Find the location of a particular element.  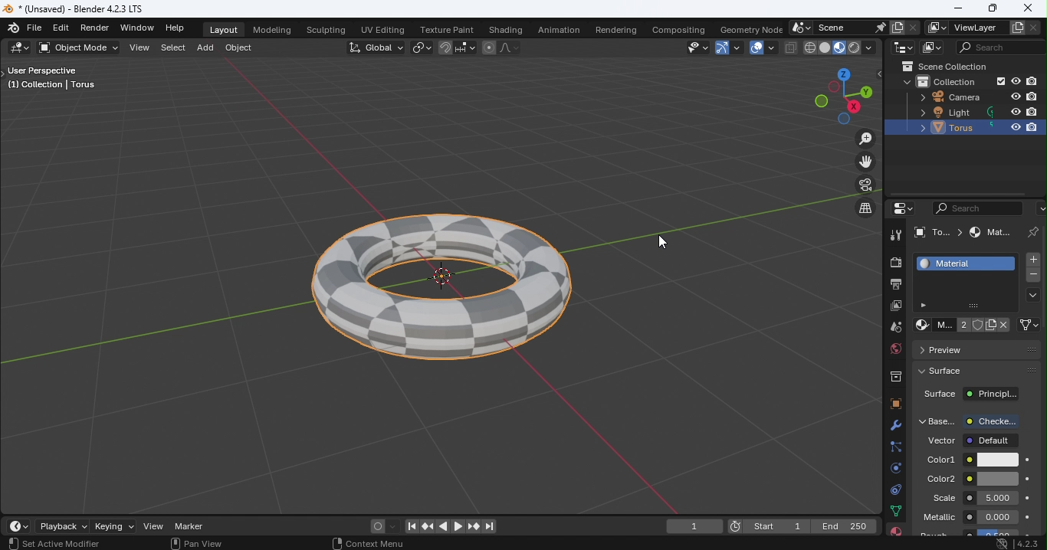

Browse scene to be linked is located at coordinates (800, 28).